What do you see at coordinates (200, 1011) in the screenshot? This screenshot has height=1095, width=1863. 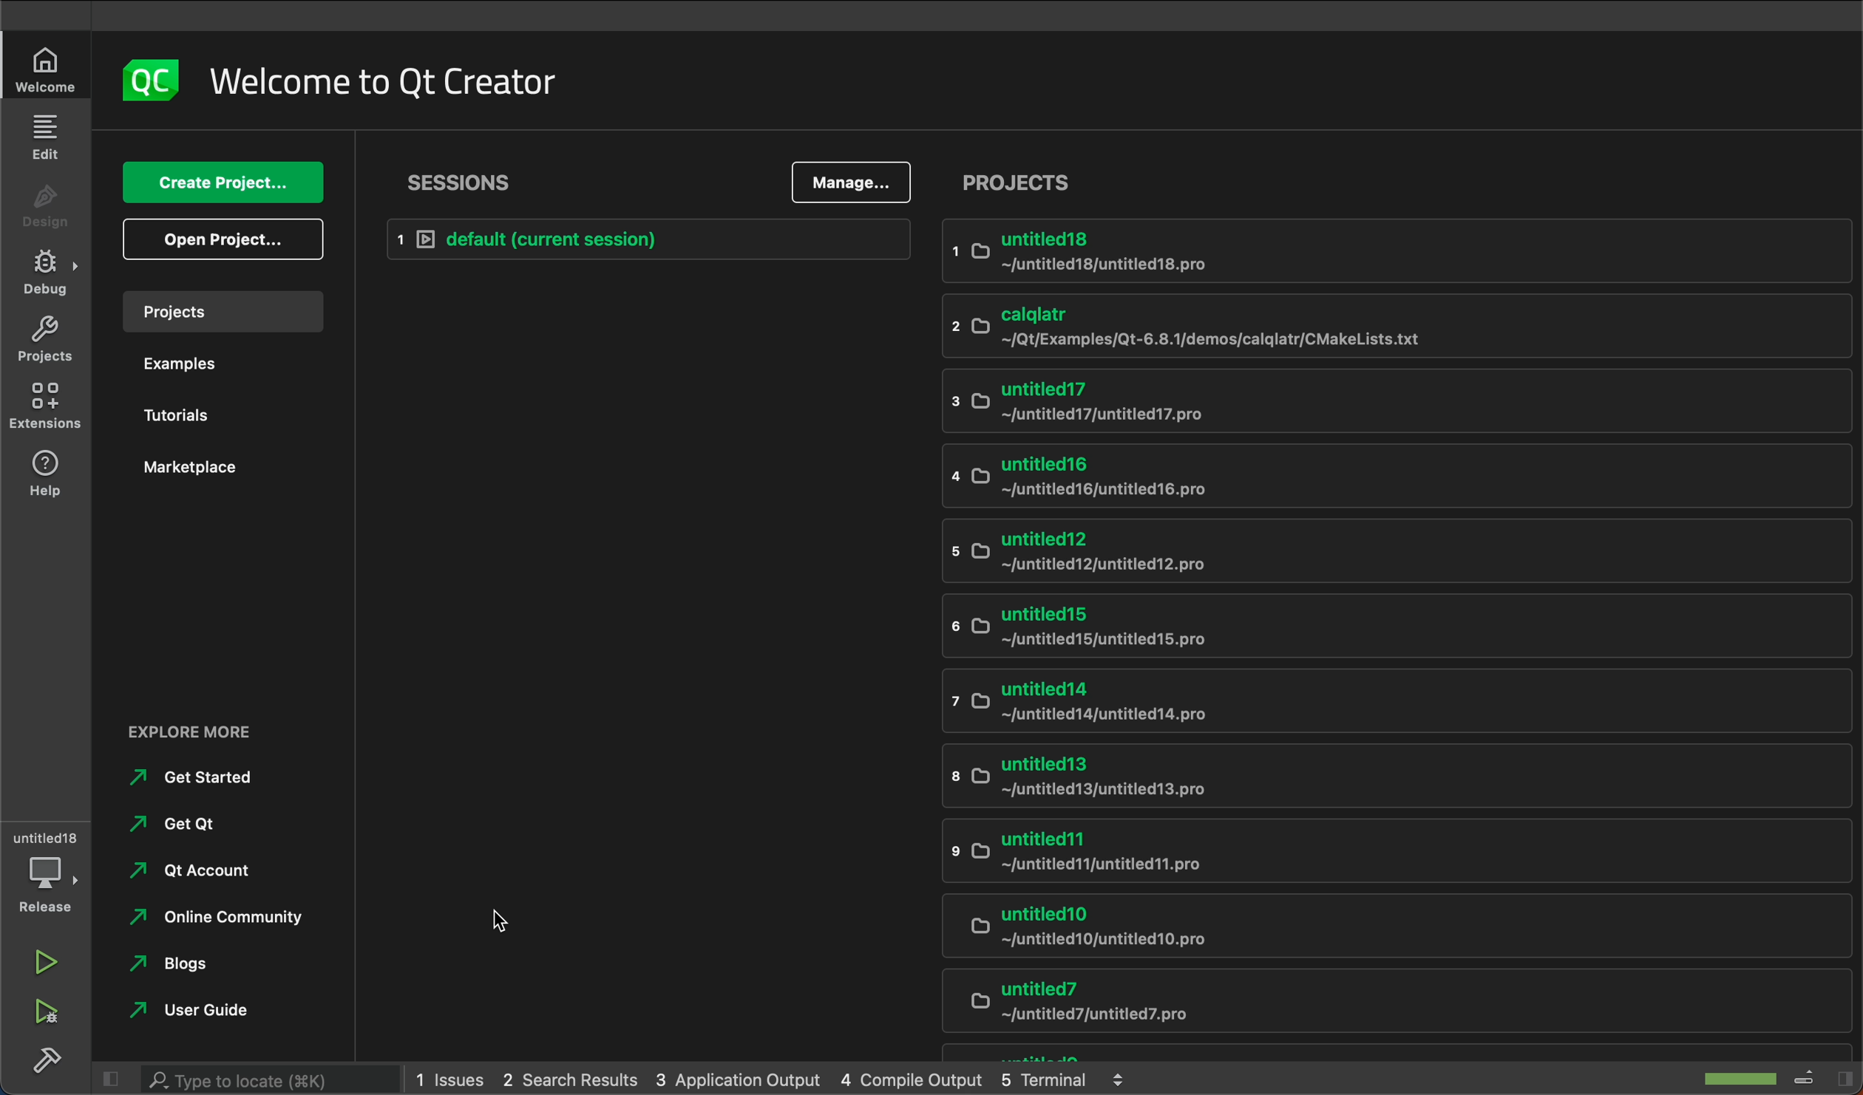 I see `user guide` at bounding box center [200, 1011].